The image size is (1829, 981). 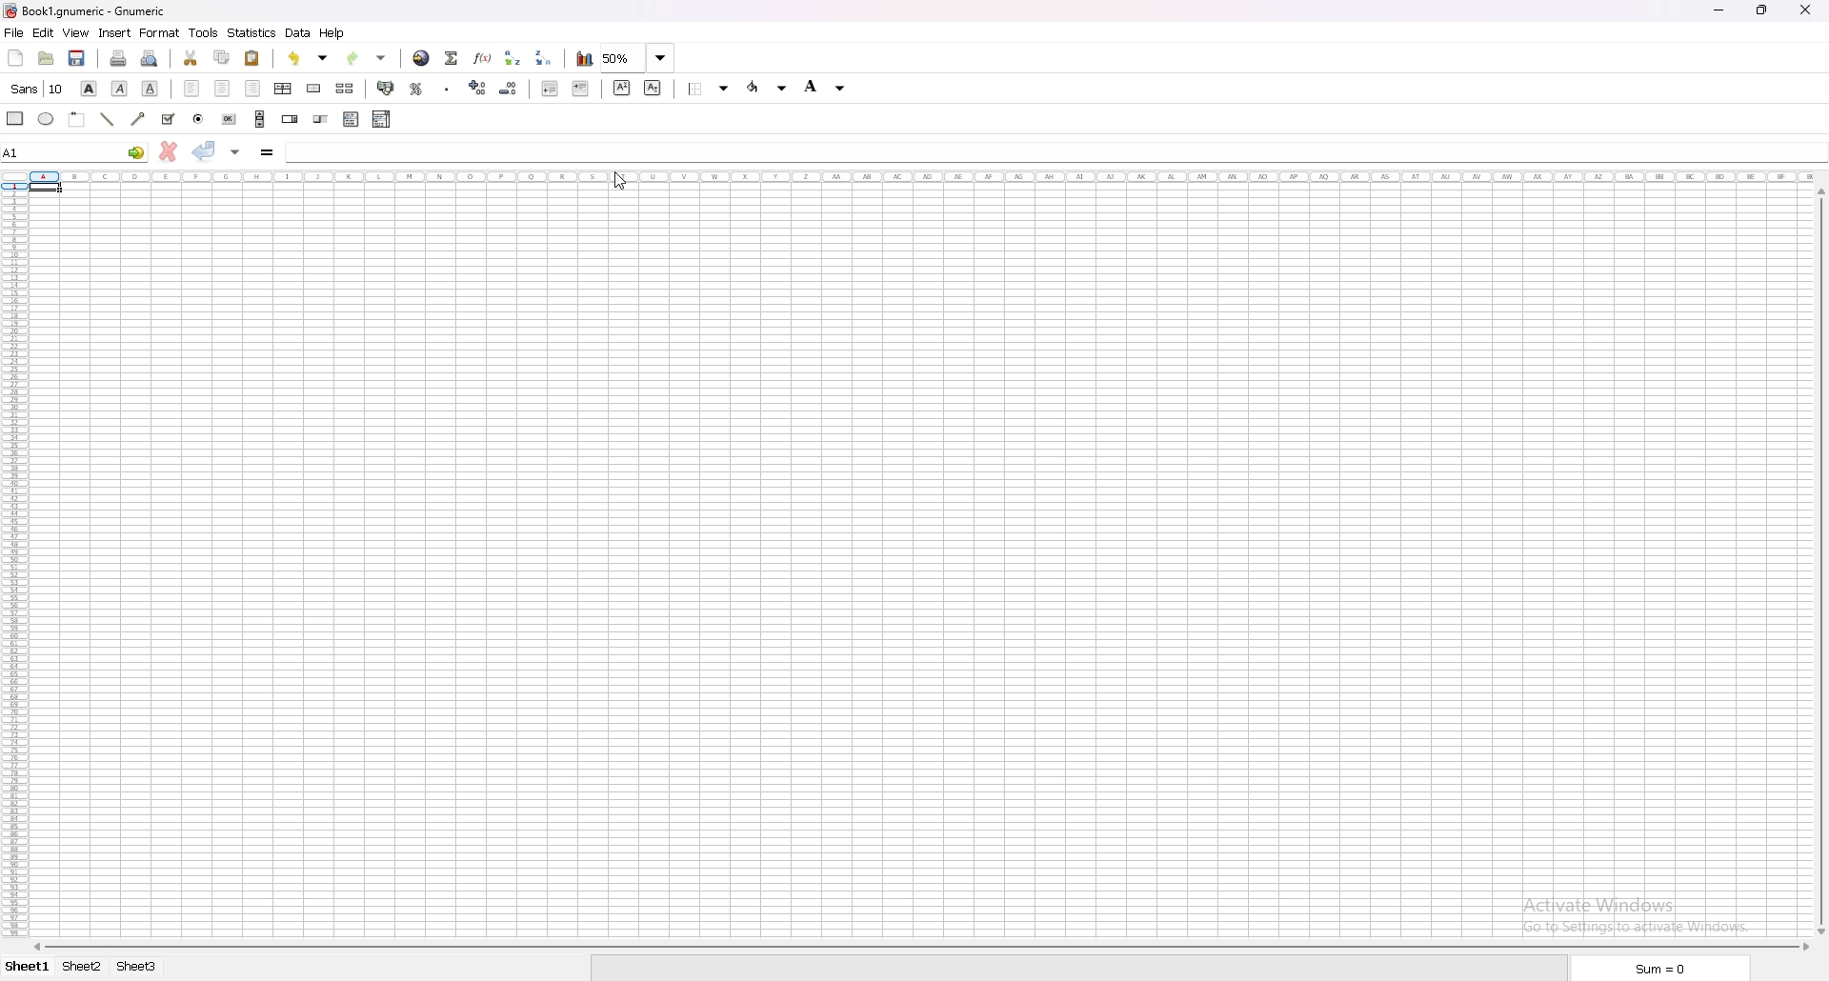 I want to click on decrease indent, so click(x=551, y=90).